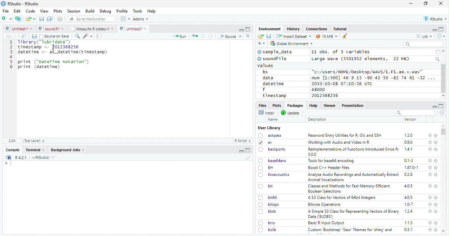 This screenshot has height=236, width=449. What do you see at coordinates (8, 36) in the screenshot?
I see `go backward` at bounding box center [8, 36].